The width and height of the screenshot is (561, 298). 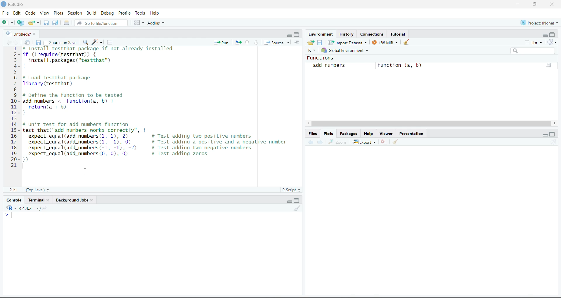 I want to click on save current document, so click(x=39, y=43).